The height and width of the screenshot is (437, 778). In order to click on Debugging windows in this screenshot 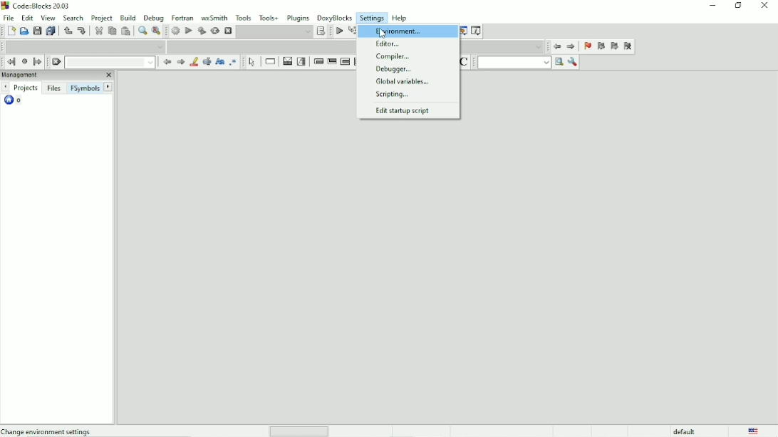, I will do `click(462, 31)`.